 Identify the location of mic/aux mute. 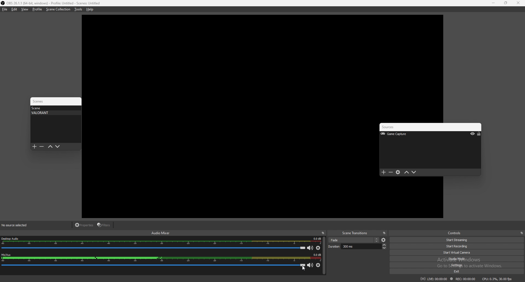
(311, 266).